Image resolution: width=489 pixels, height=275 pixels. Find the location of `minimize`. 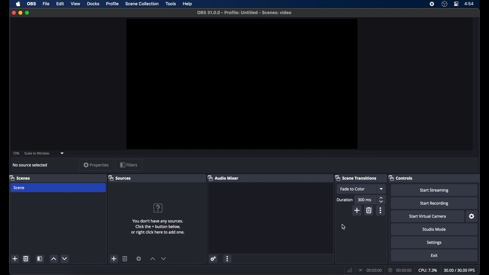

minimize is located at coordinates (20, 13).